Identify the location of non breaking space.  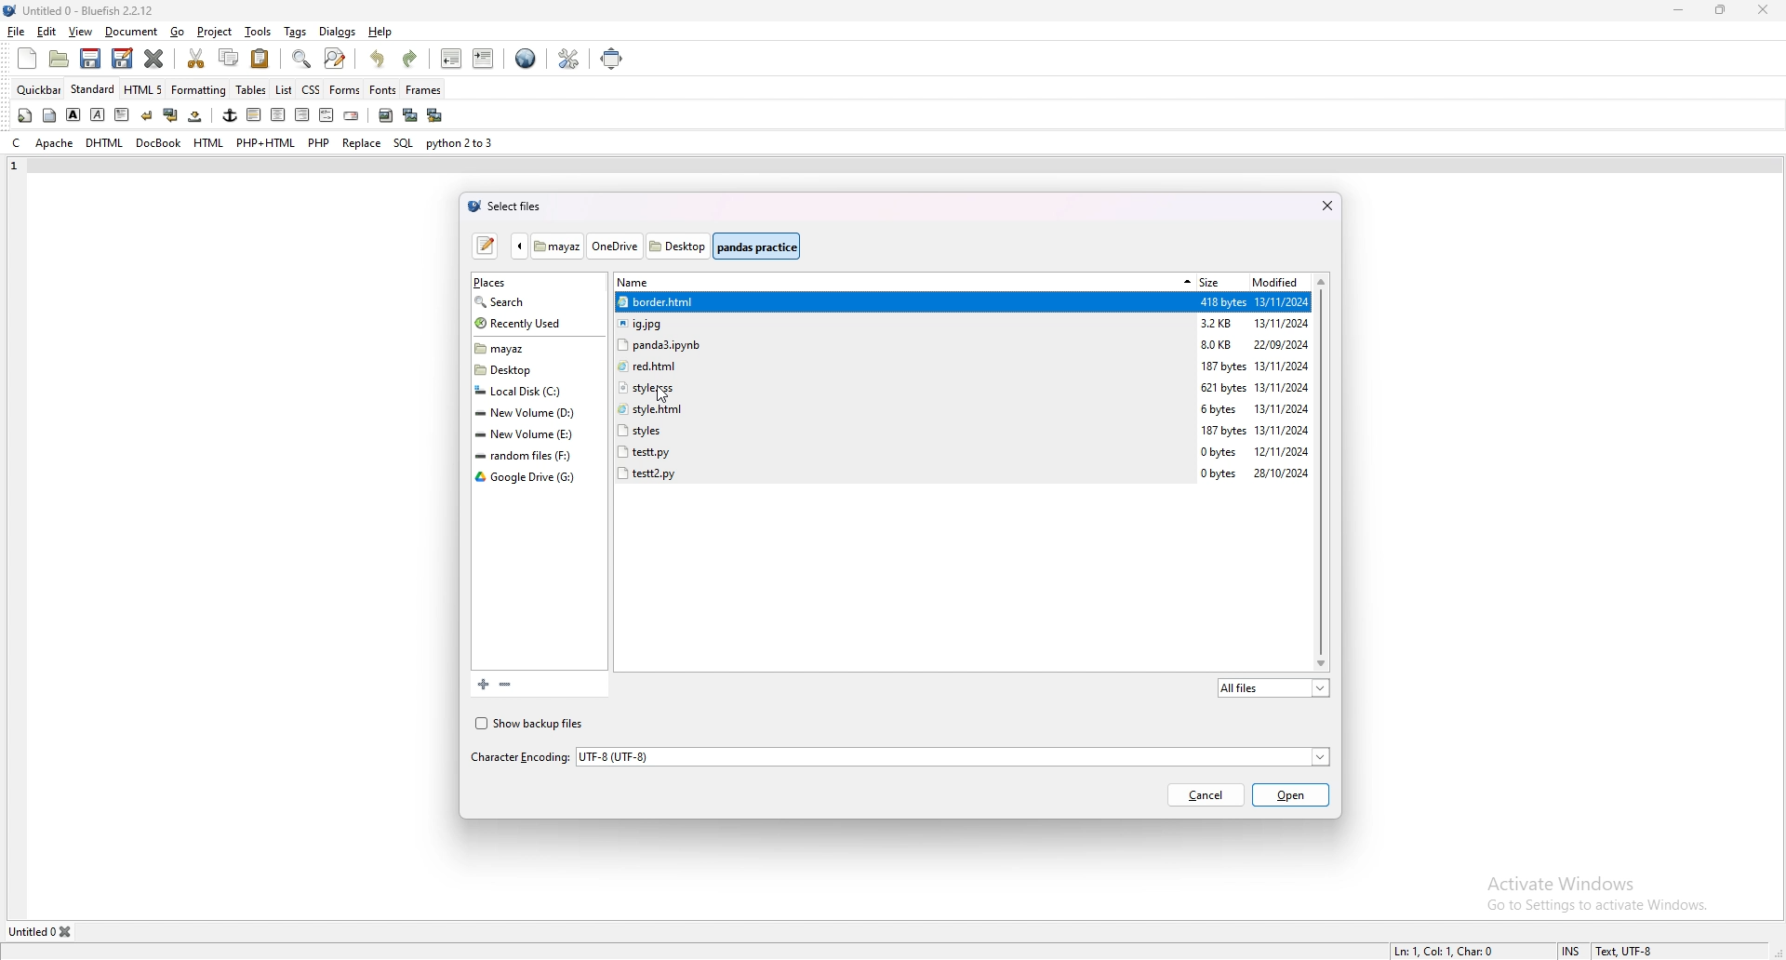
(196, 115).